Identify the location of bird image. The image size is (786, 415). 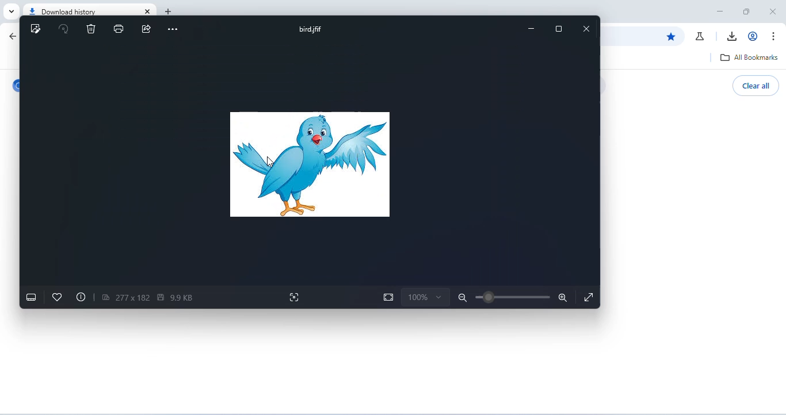
(311, 166).